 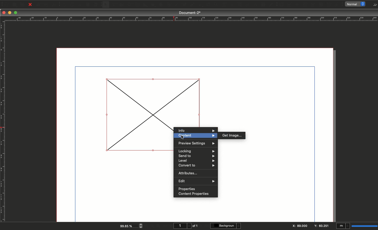 I want to click on Options, so click(x=374, y=5).